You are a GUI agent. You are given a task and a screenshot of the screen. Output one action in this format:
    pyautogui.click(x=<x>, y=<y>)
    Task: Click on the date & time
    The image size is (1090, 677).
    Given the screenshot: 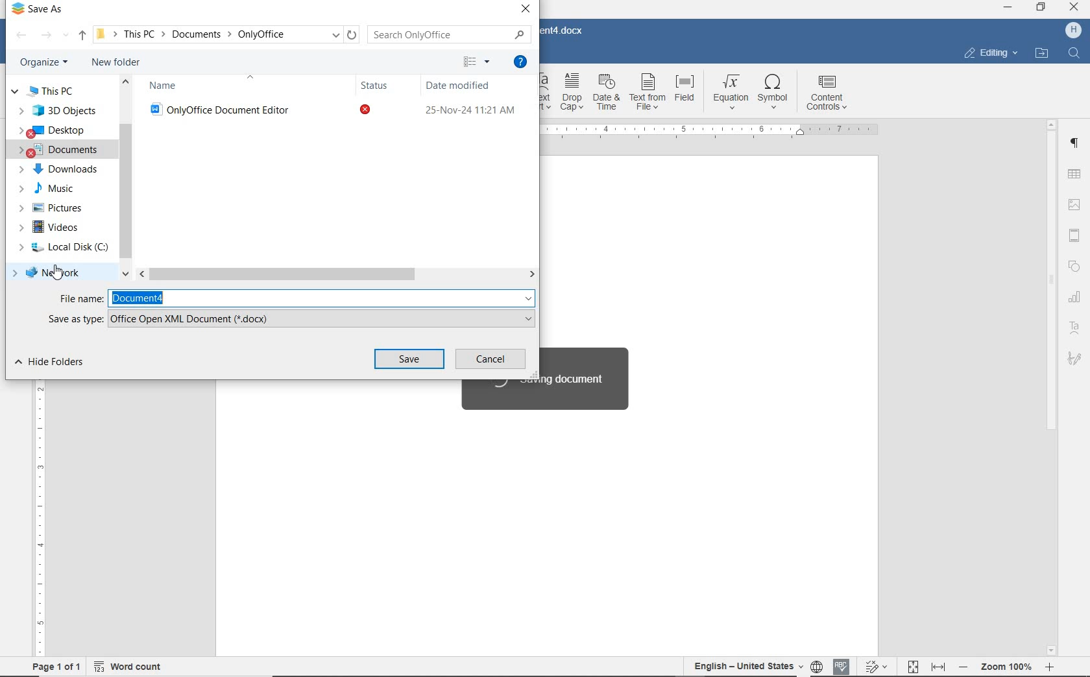 What is the action you would take?
    pyautogui.click(x=607, y=94)
    